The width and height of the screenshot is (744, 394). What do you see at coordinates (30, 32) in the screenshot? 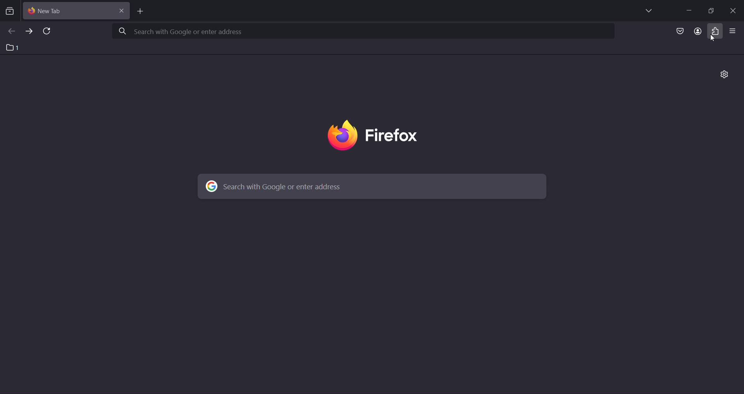
I see `go forward one page` at bounding box center [30, 32].